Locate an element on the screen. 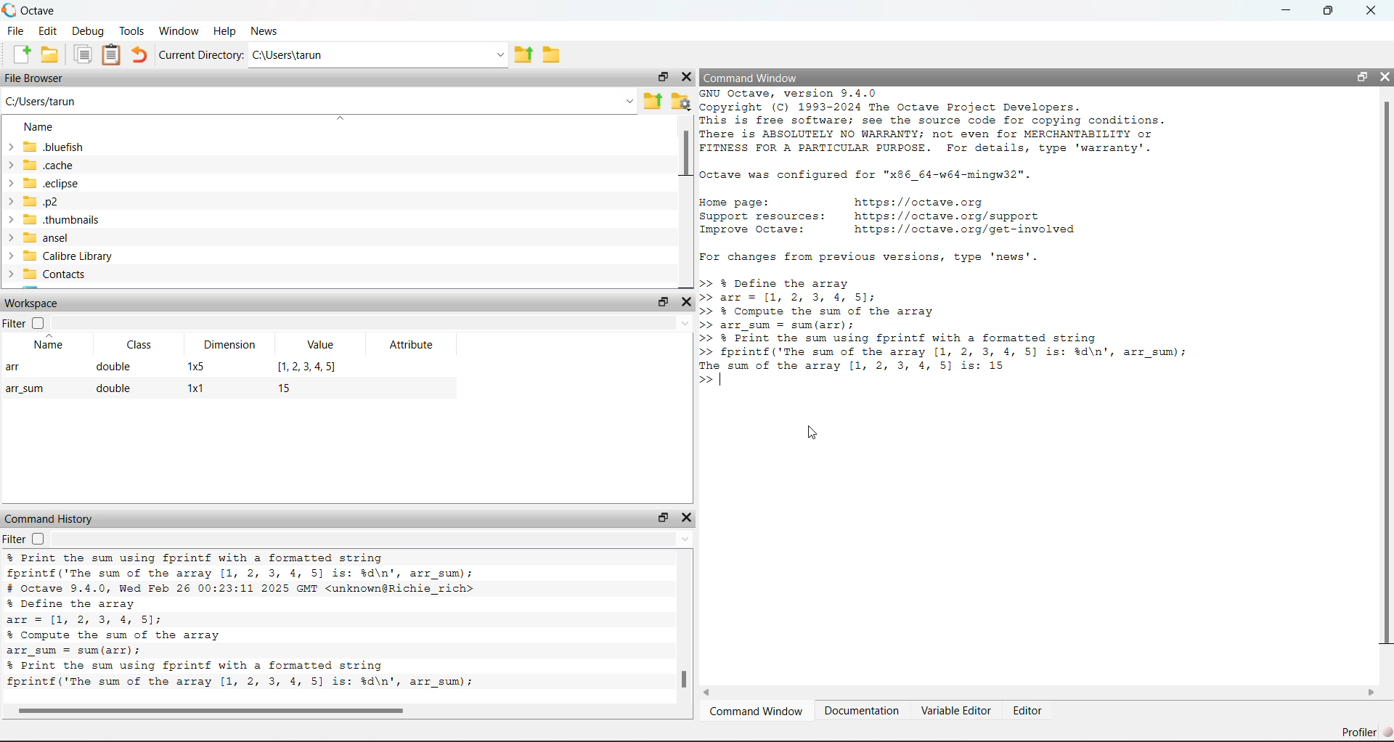 Image resolution: width=1394 pixels, height=742 pixels. One directory up is located at coordinates (653, 102).